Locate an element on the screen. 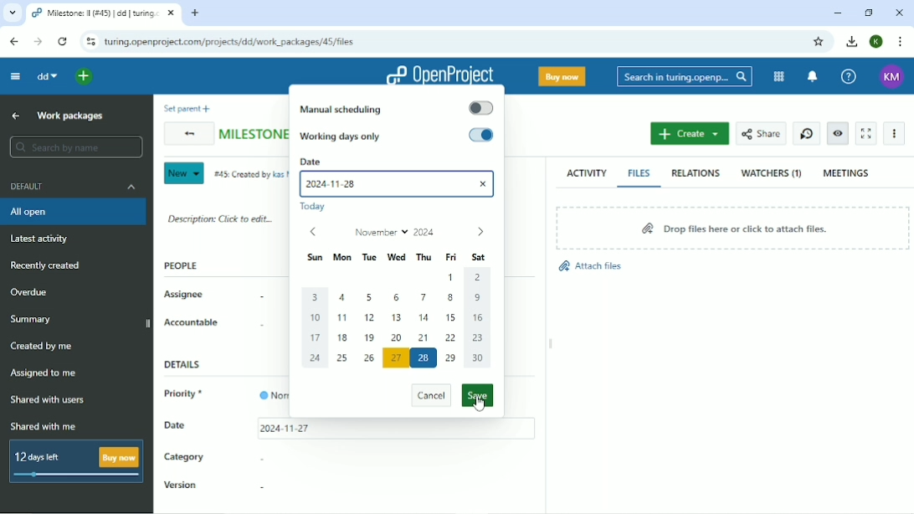  Cursor is located at coordinates (480, 407).